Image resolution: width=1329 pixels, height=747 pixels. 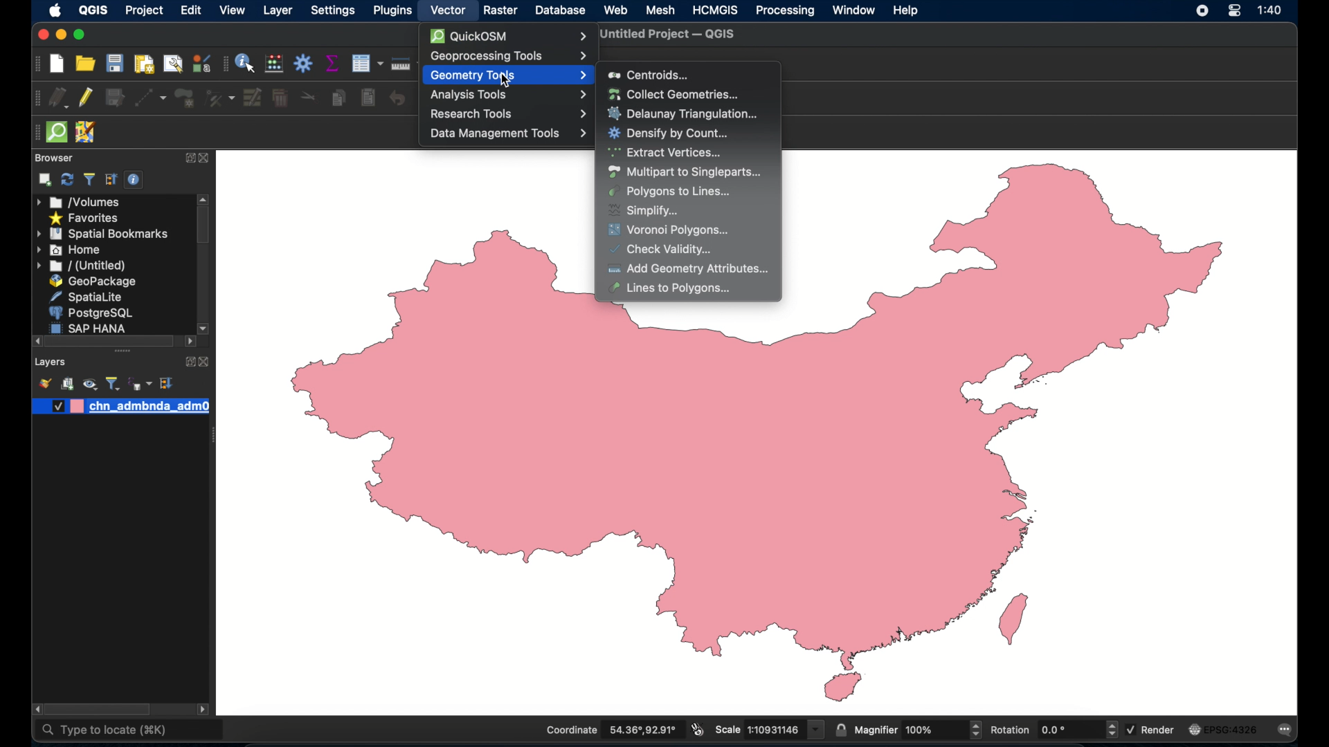 What do you see at coordinates (224, 65) in the screenshot?
I see `attributes toolbar` at bounding box center [224, 65].